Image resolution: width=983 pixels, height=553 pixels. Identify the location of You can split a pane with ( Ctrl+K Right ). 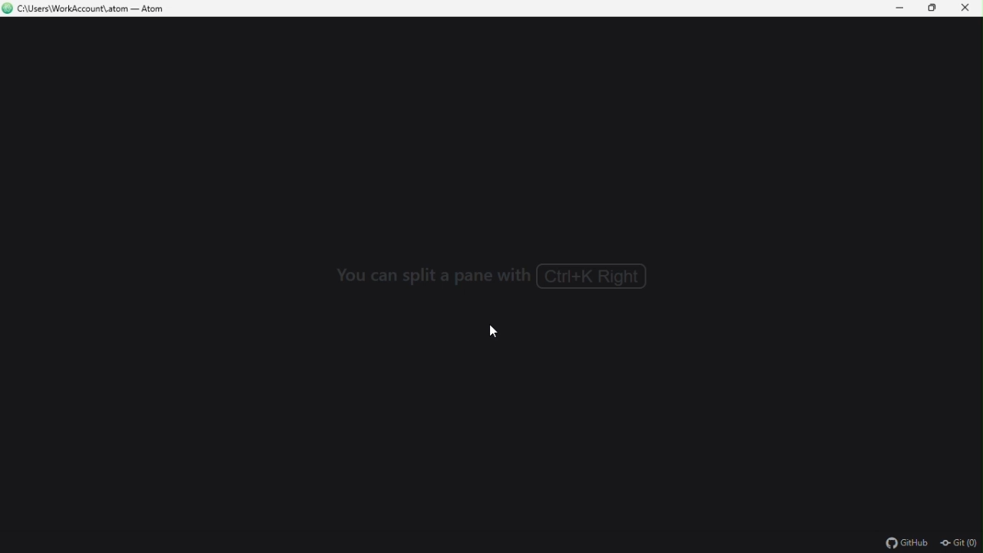
(493, 277).